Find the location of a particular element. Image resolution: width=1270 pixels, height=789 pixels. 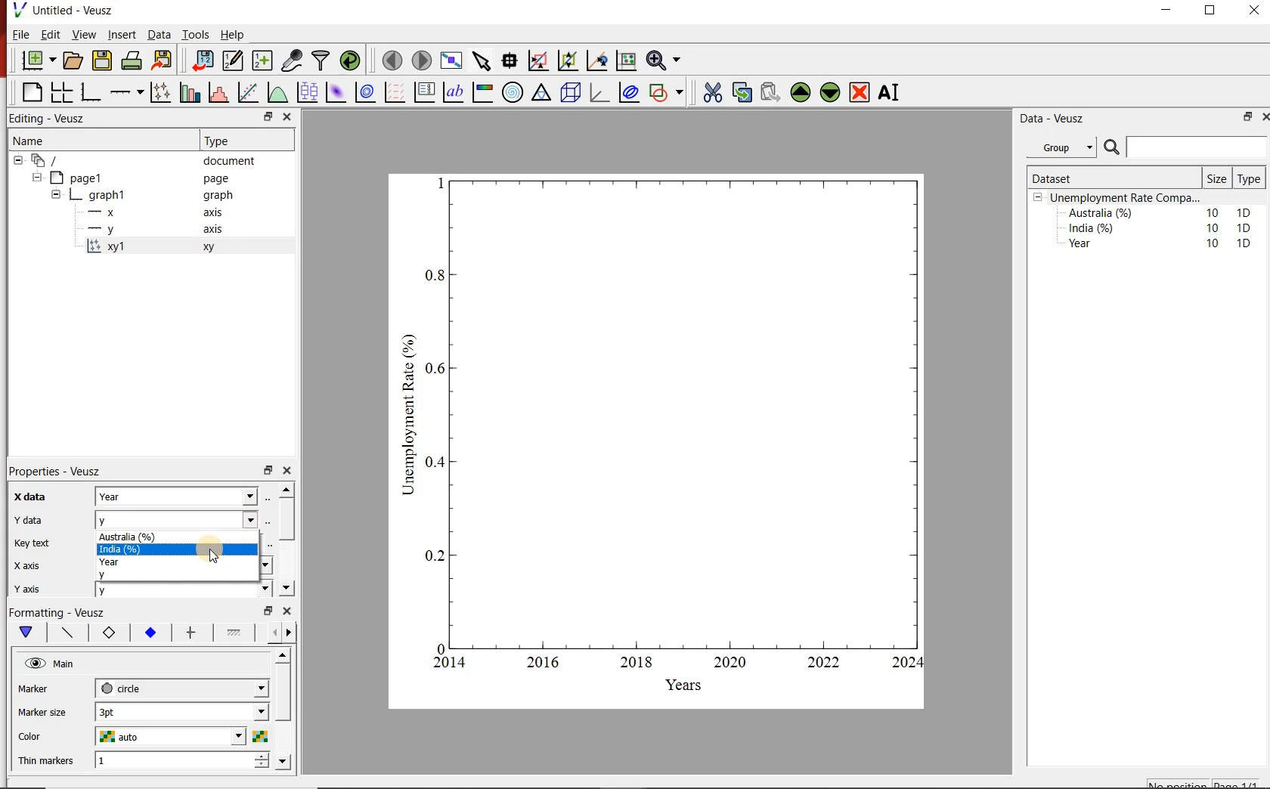

move down is located at coordinates (283, 762).